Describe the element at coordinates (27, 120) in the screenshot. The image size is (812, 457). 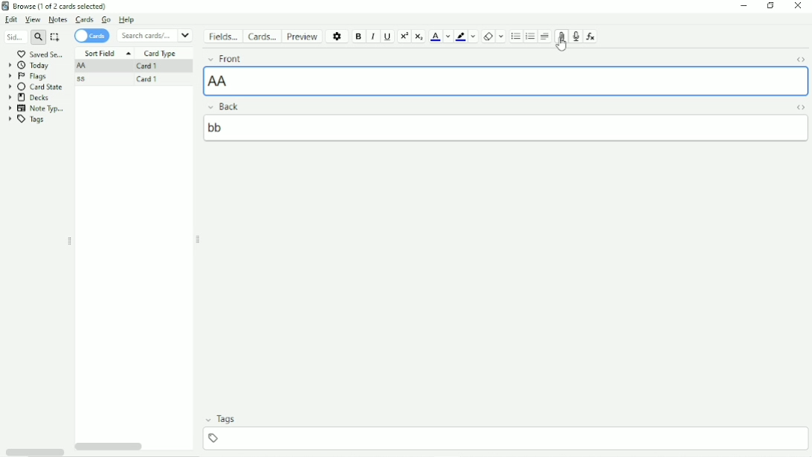
I see `Tags` at that location.